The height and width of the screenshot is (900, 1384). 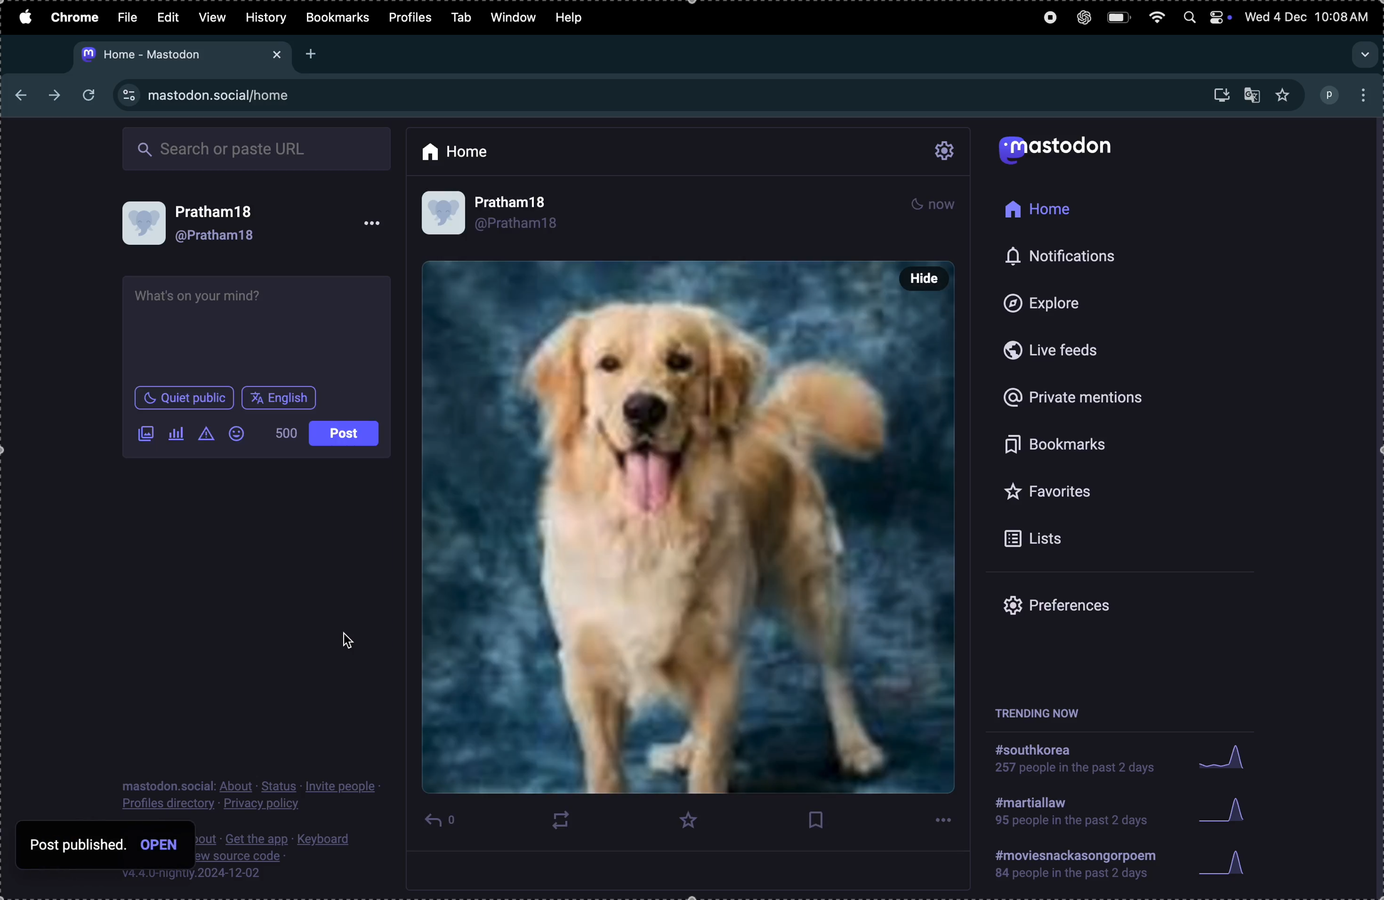 I want to click on battery, so click(x=1119, y=17).